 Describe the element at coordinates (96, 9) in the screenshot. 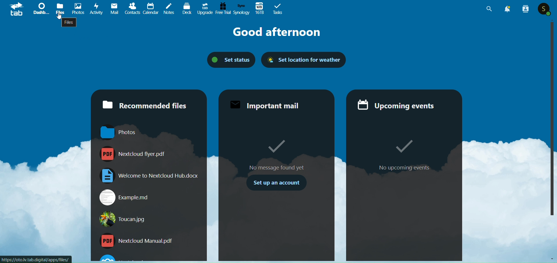

I see `activity` at that location.